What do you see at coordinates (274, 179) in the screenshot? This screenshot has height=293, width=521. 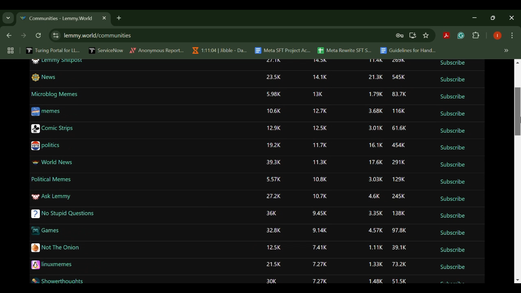 I see `5.57K` at bounding box center [274, 179].